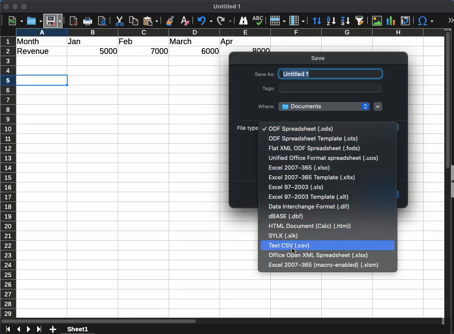 The width and height of the screenshot is (454, 334). I want to click on finder, so click(243, 21).